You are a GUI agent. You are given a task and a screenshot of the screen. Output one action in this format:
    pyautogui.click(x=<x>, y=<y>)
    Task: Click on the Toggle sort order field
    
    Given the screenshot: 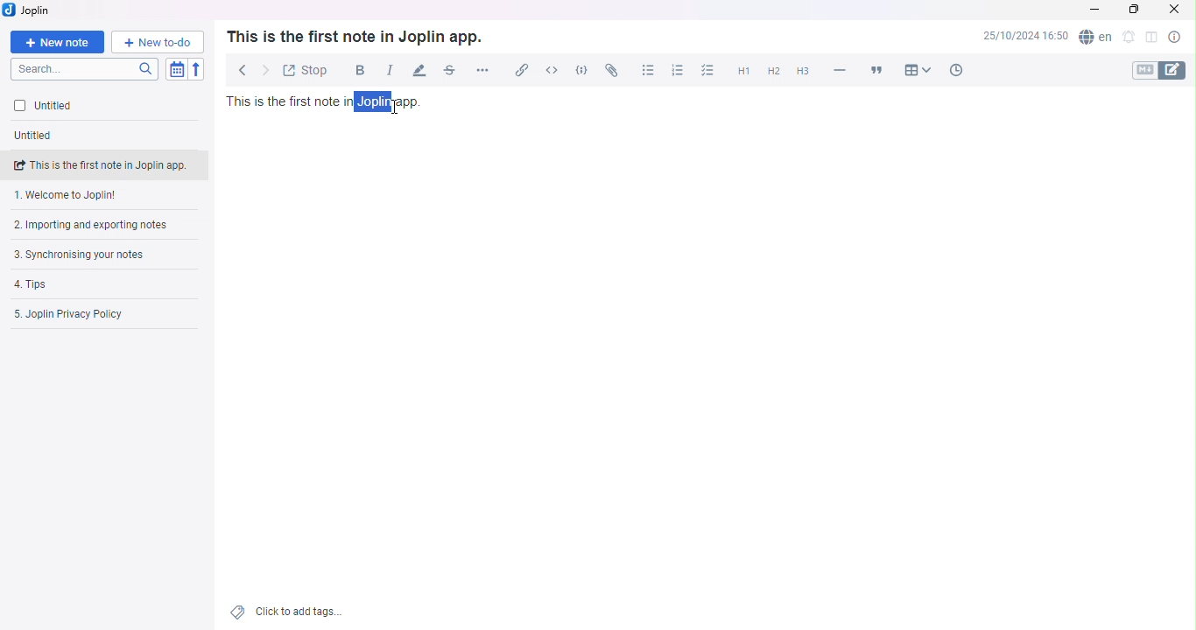 What is the action you would take?
    pyautogui.click(x=179, y=69)
    